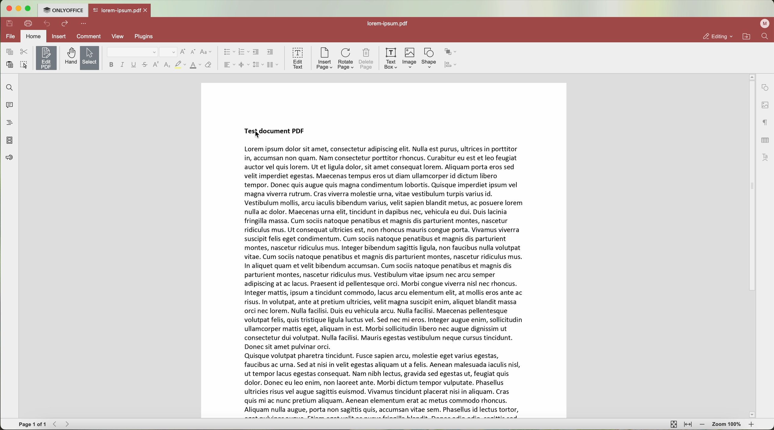 This screenshot has width=774, height=430. Describe the element at coordinates (273, 65) in the screenshot. I see `insert columns` at that location.